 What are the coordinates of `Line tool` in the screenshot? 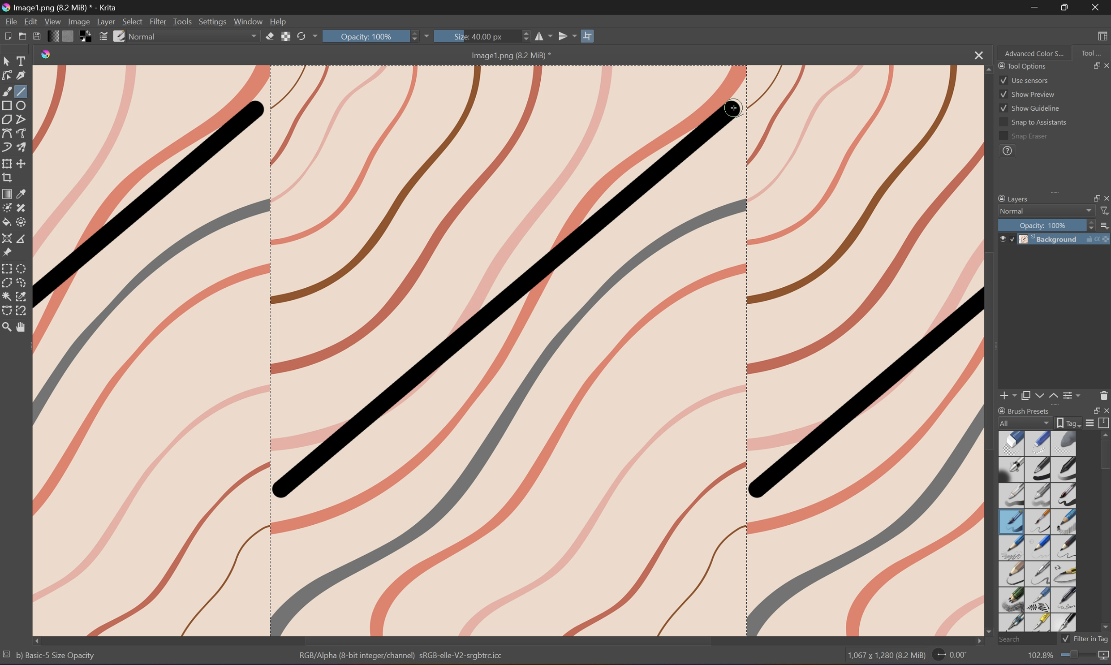 It's located at (22, 91).